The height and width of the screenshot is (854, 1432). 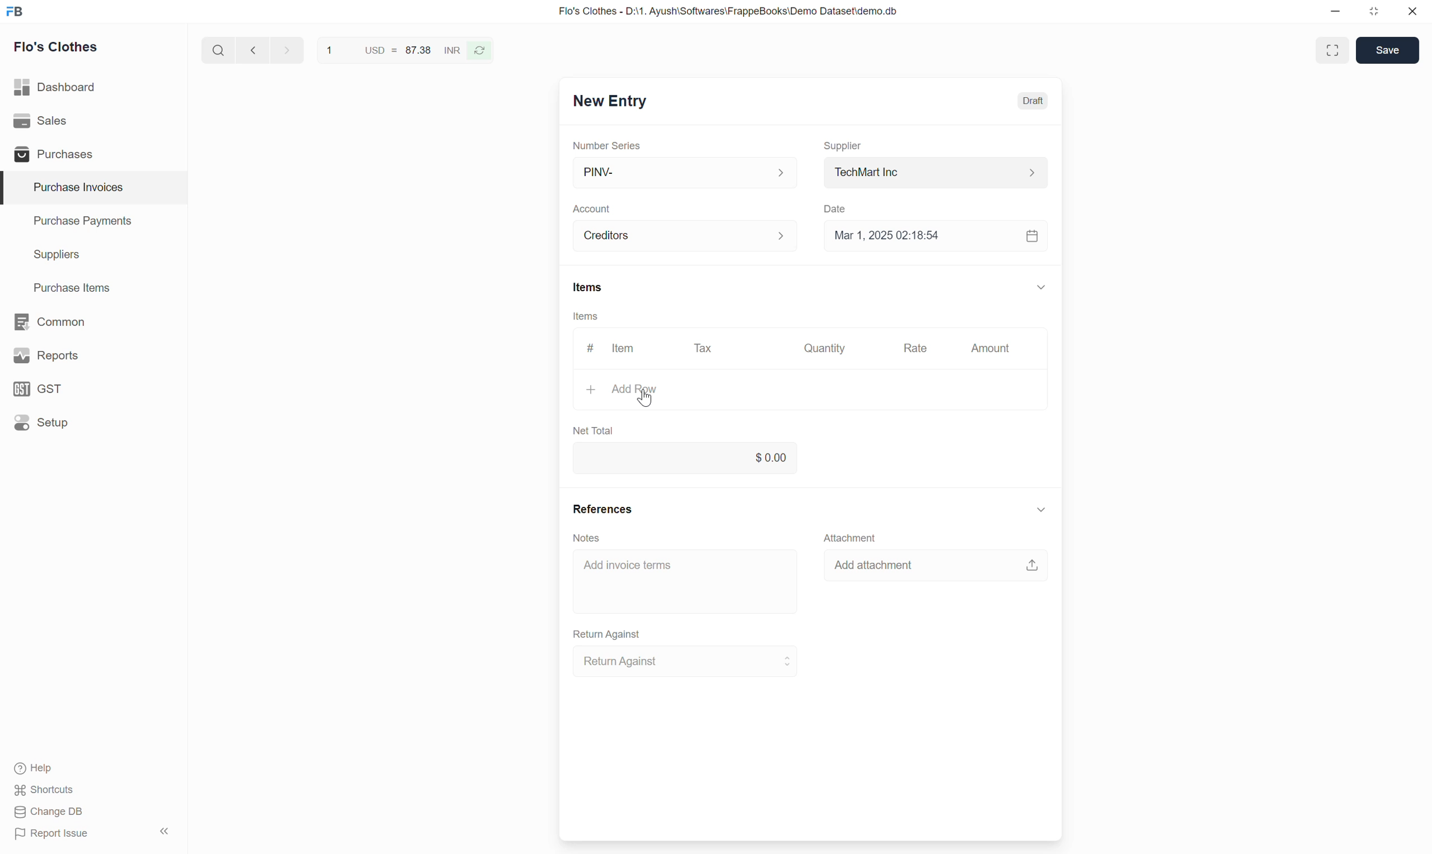 What do you see at coordinates (612, 348) in the screenshot?
I see `# Item` at bounding box center [612, 348].